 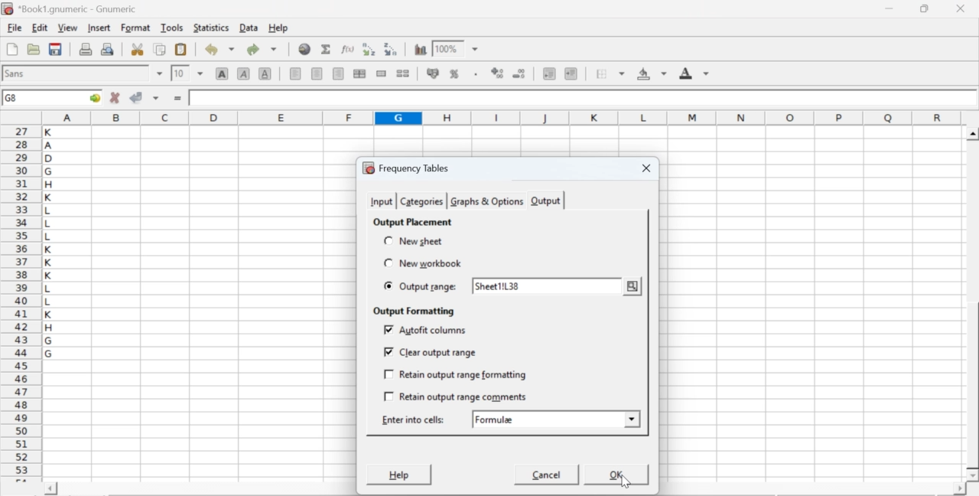 What do you see at coordinates (50, 301) in the screenshot?
I see `alphabets` at bounding box center [50, 301].